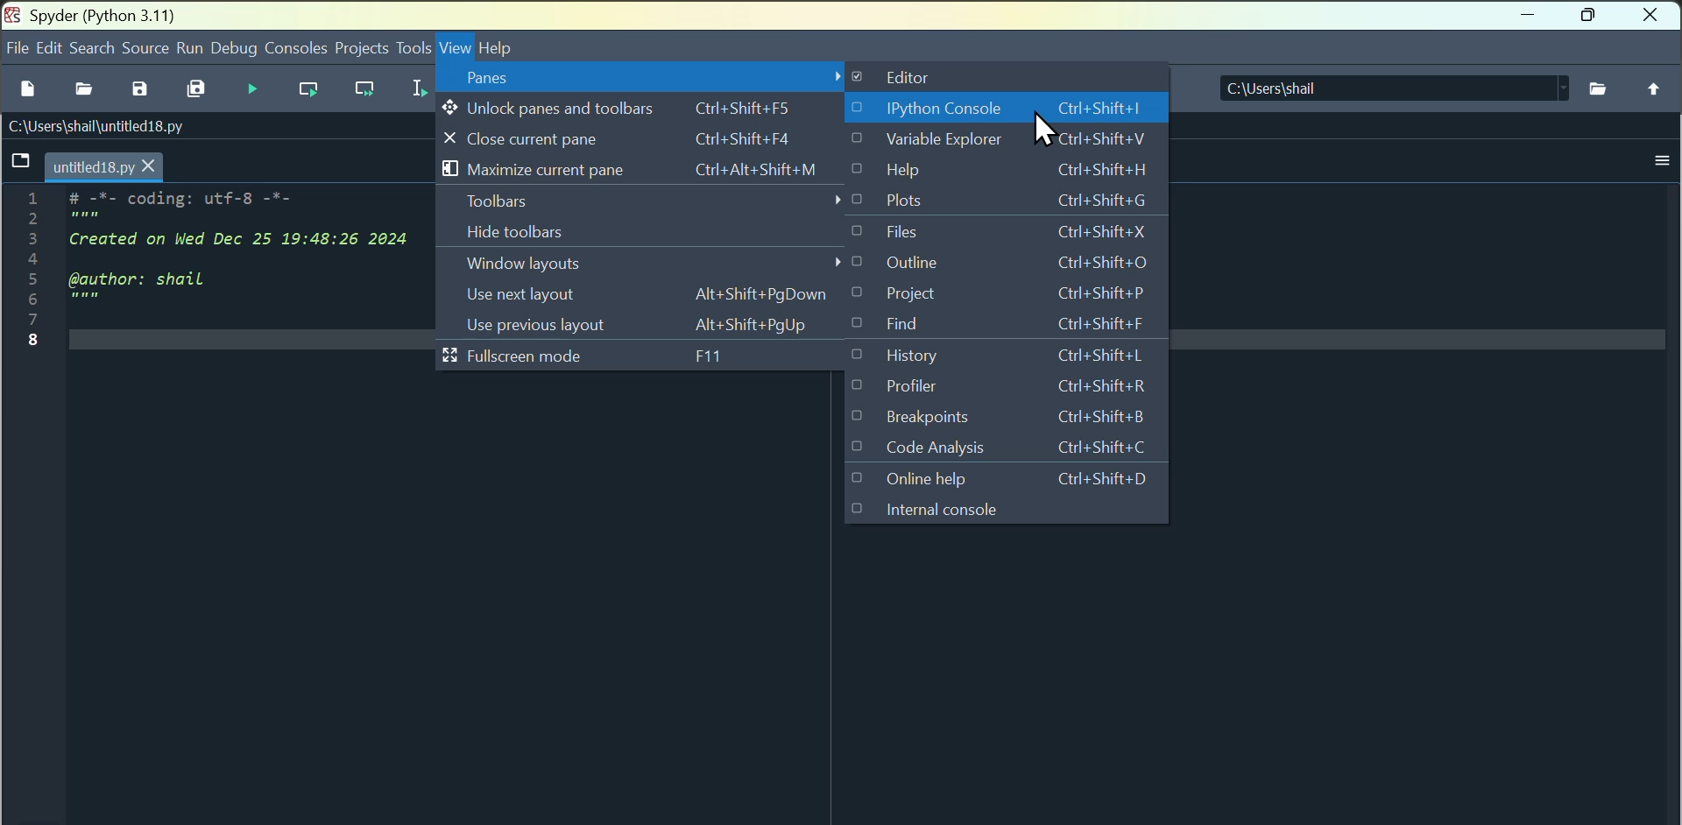  Describe the element at coordinates (85, 166) in the screenshot. I see `tab - untitled18.py` at that location.